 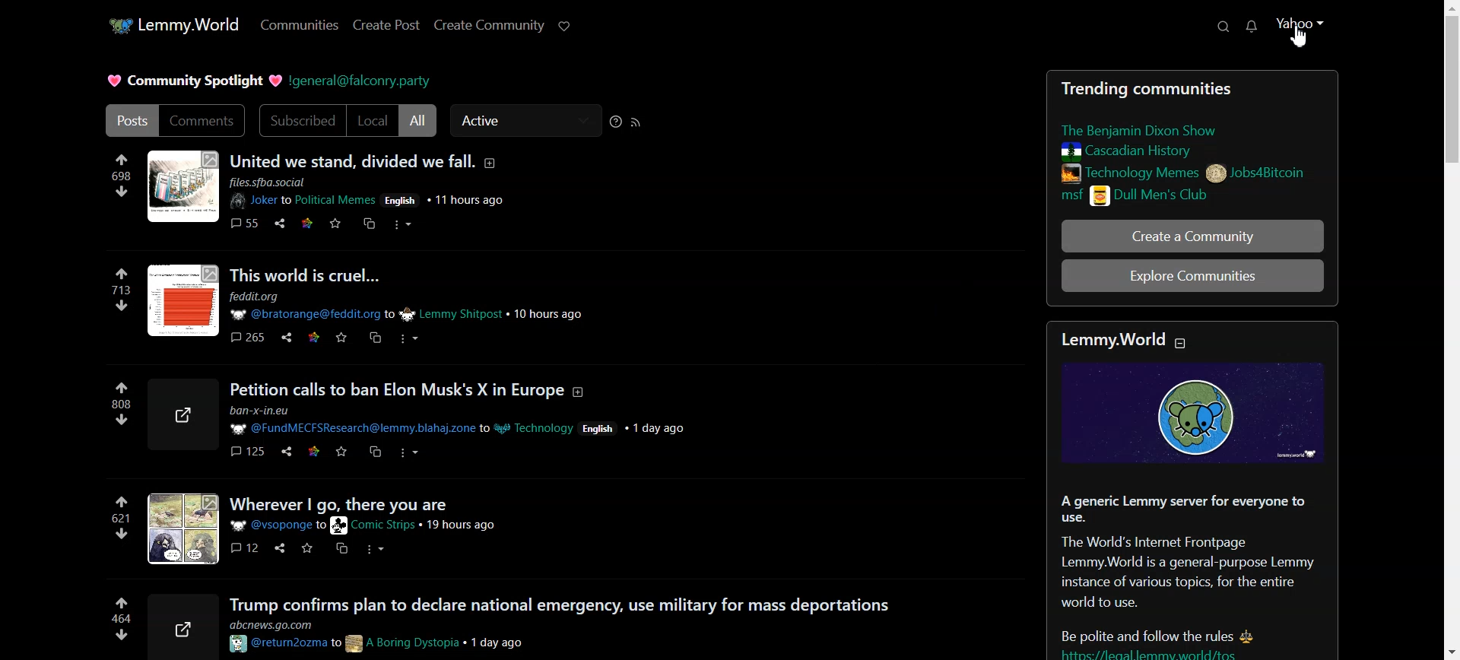 What do you see at coordinates (300, 24) in the screenshot?
I see `Communities` at bounding box center [300, 24].